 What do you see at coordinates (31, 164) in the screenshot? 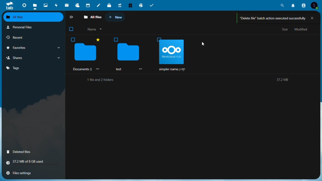
I see `Storage` at bounding box center [31, 164].